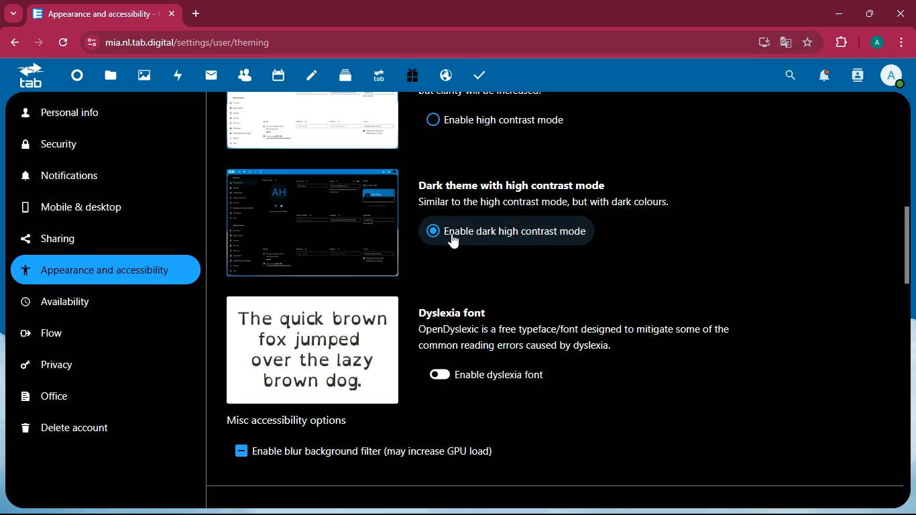 This screenshot has height=515, width=916. What do you see at coordinates (74, 332) in the screenshot?
I see `flow` at bounding box center [74, 332].